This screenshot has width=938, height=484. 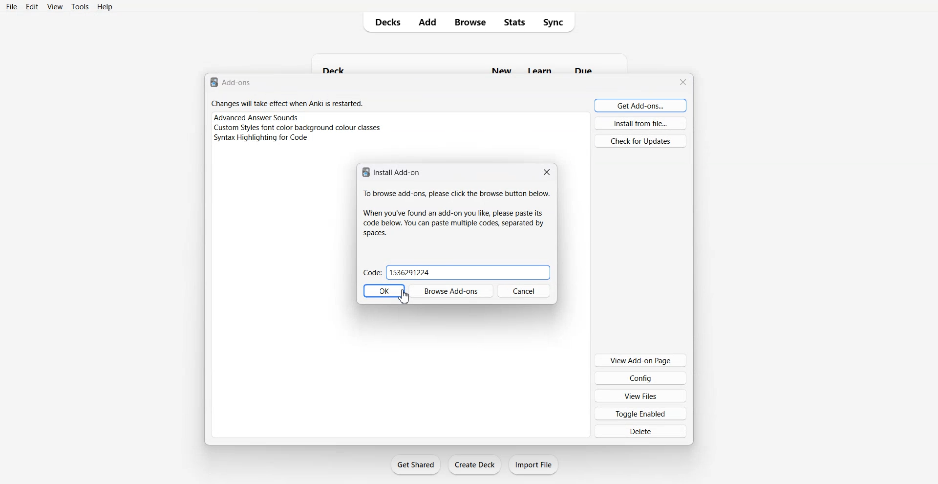 What do you see at coordinates (105, 6) in the screenshot?
I see `Help` at bounding box center [105, 6].